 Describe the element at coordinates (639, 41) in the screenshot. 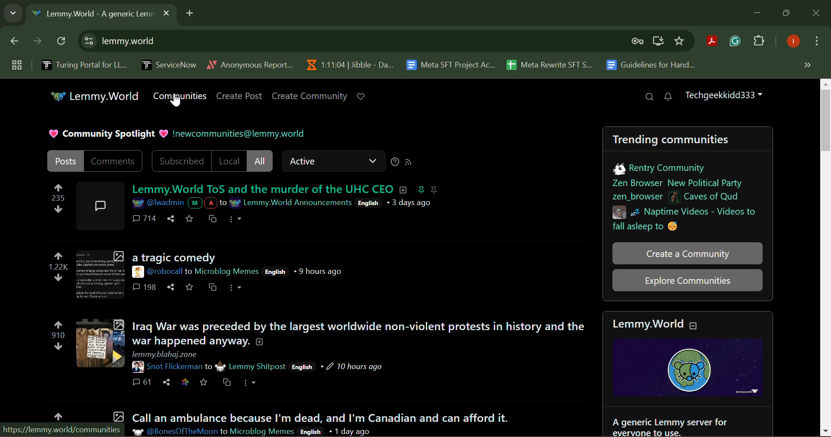

I see `Verify Security ` at that location.